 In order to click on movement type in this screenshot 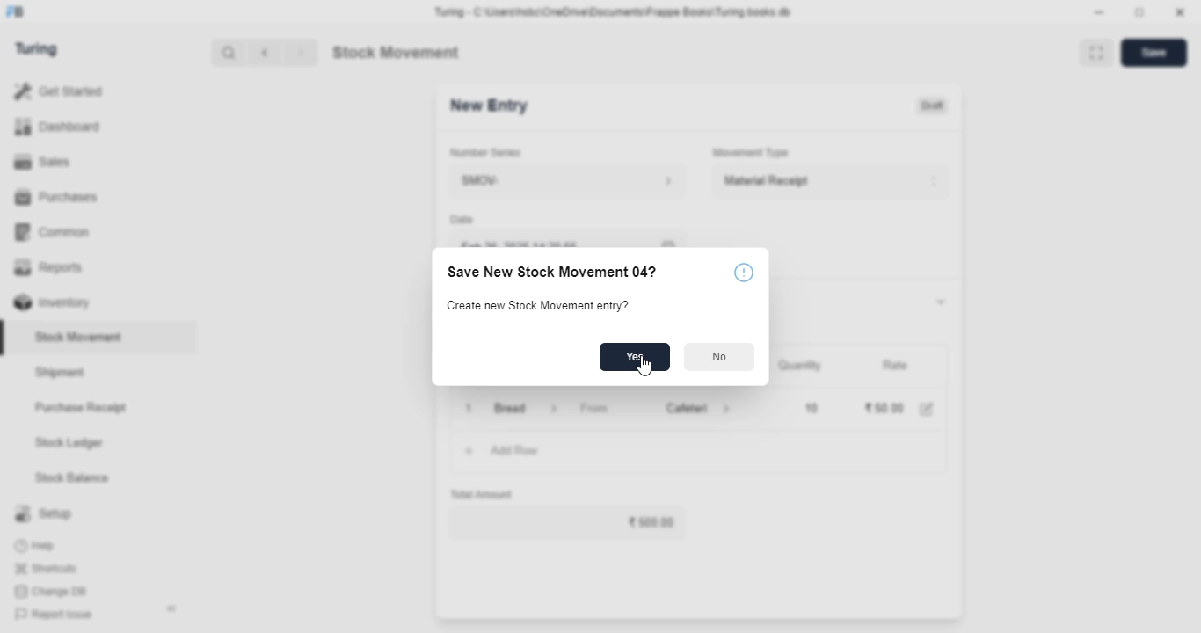, I will do `click(750, 152)`.